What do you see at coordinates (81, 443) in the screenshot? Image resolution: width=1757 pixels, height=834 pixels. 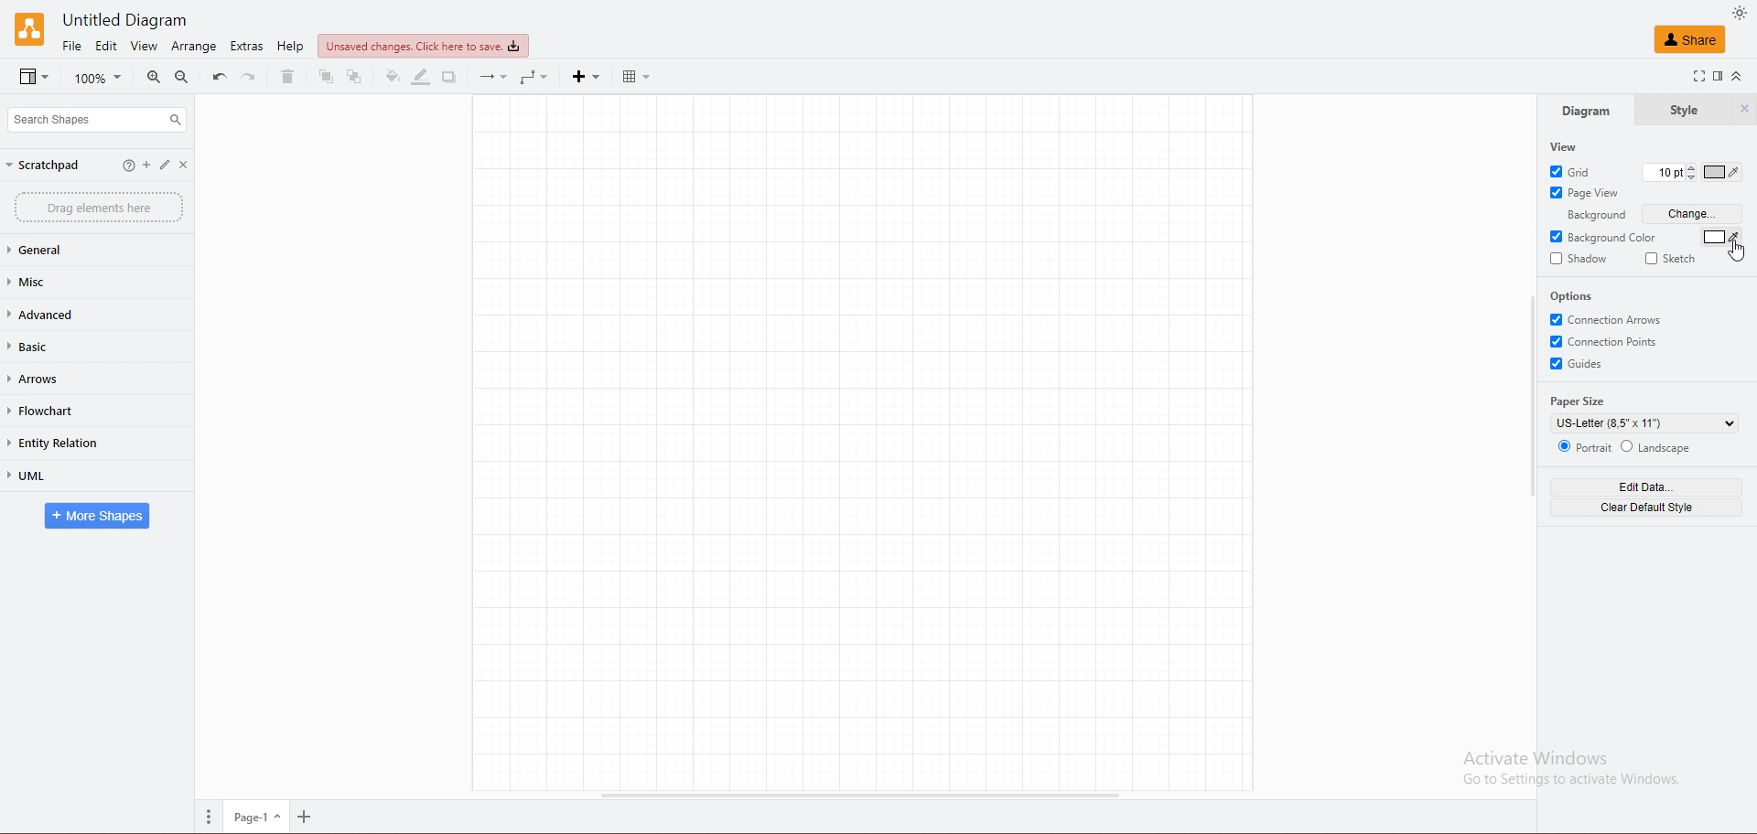 I see `entity relation` at bounding box center [81, 443].